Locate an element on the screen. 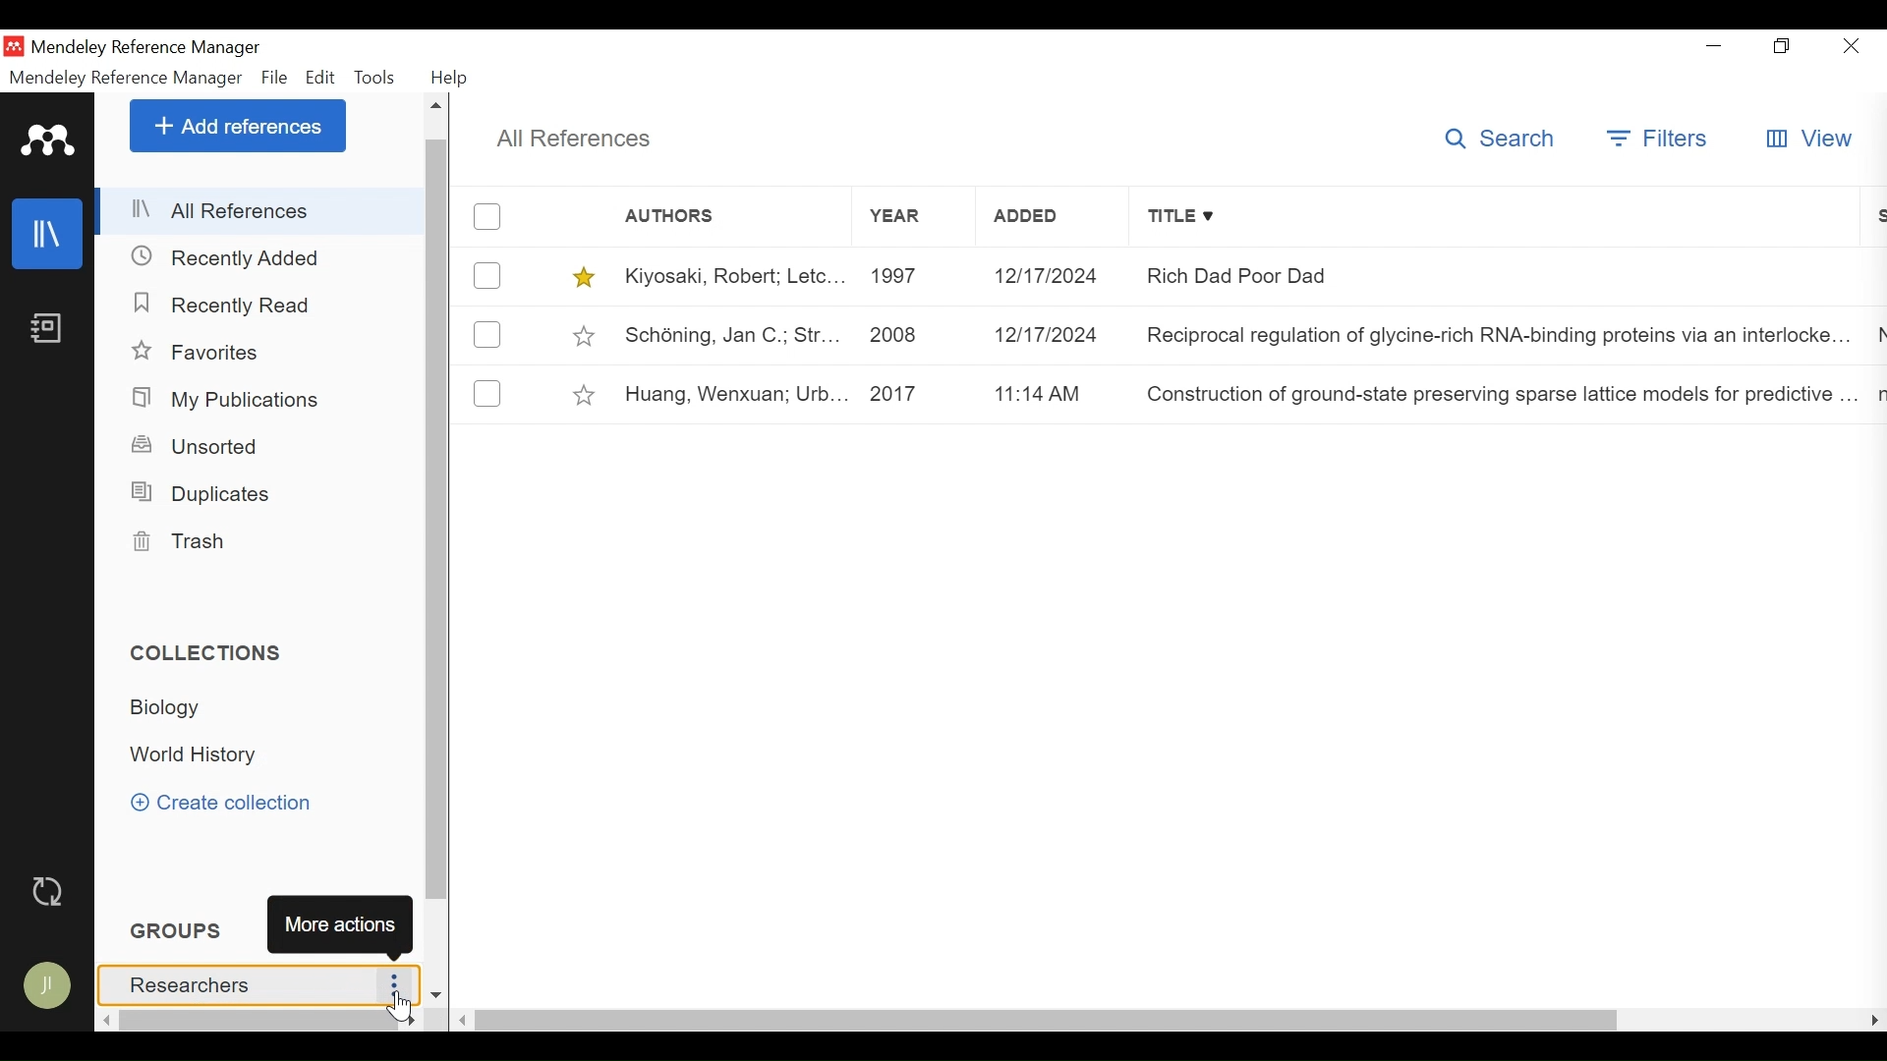  Help is located at coordinates (452, 78).